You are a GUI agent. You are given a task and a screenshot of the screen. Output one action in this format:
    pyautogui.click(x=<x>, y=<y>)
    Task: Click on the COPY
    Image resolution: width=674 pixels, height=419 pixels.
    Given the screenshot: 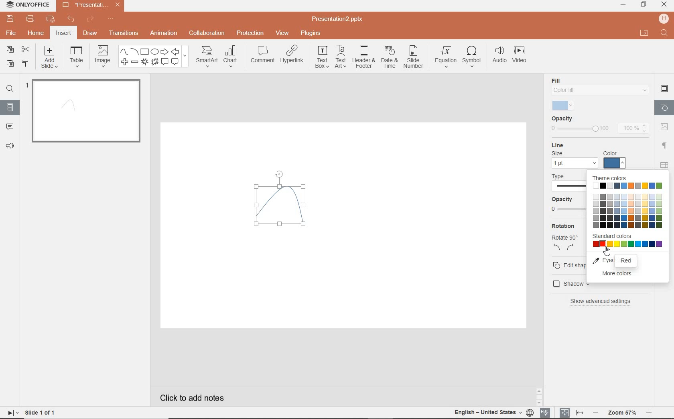 What is the action you would take?
    pyautogui.click(x=8, y=49)
    